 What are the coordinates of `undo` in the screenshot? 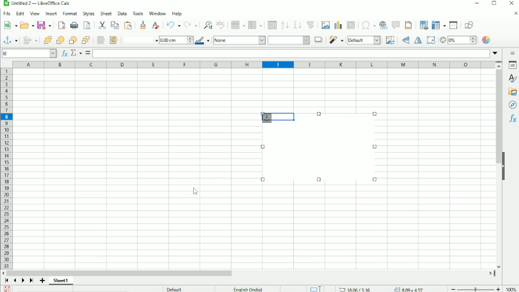 It's located at (174, 24).